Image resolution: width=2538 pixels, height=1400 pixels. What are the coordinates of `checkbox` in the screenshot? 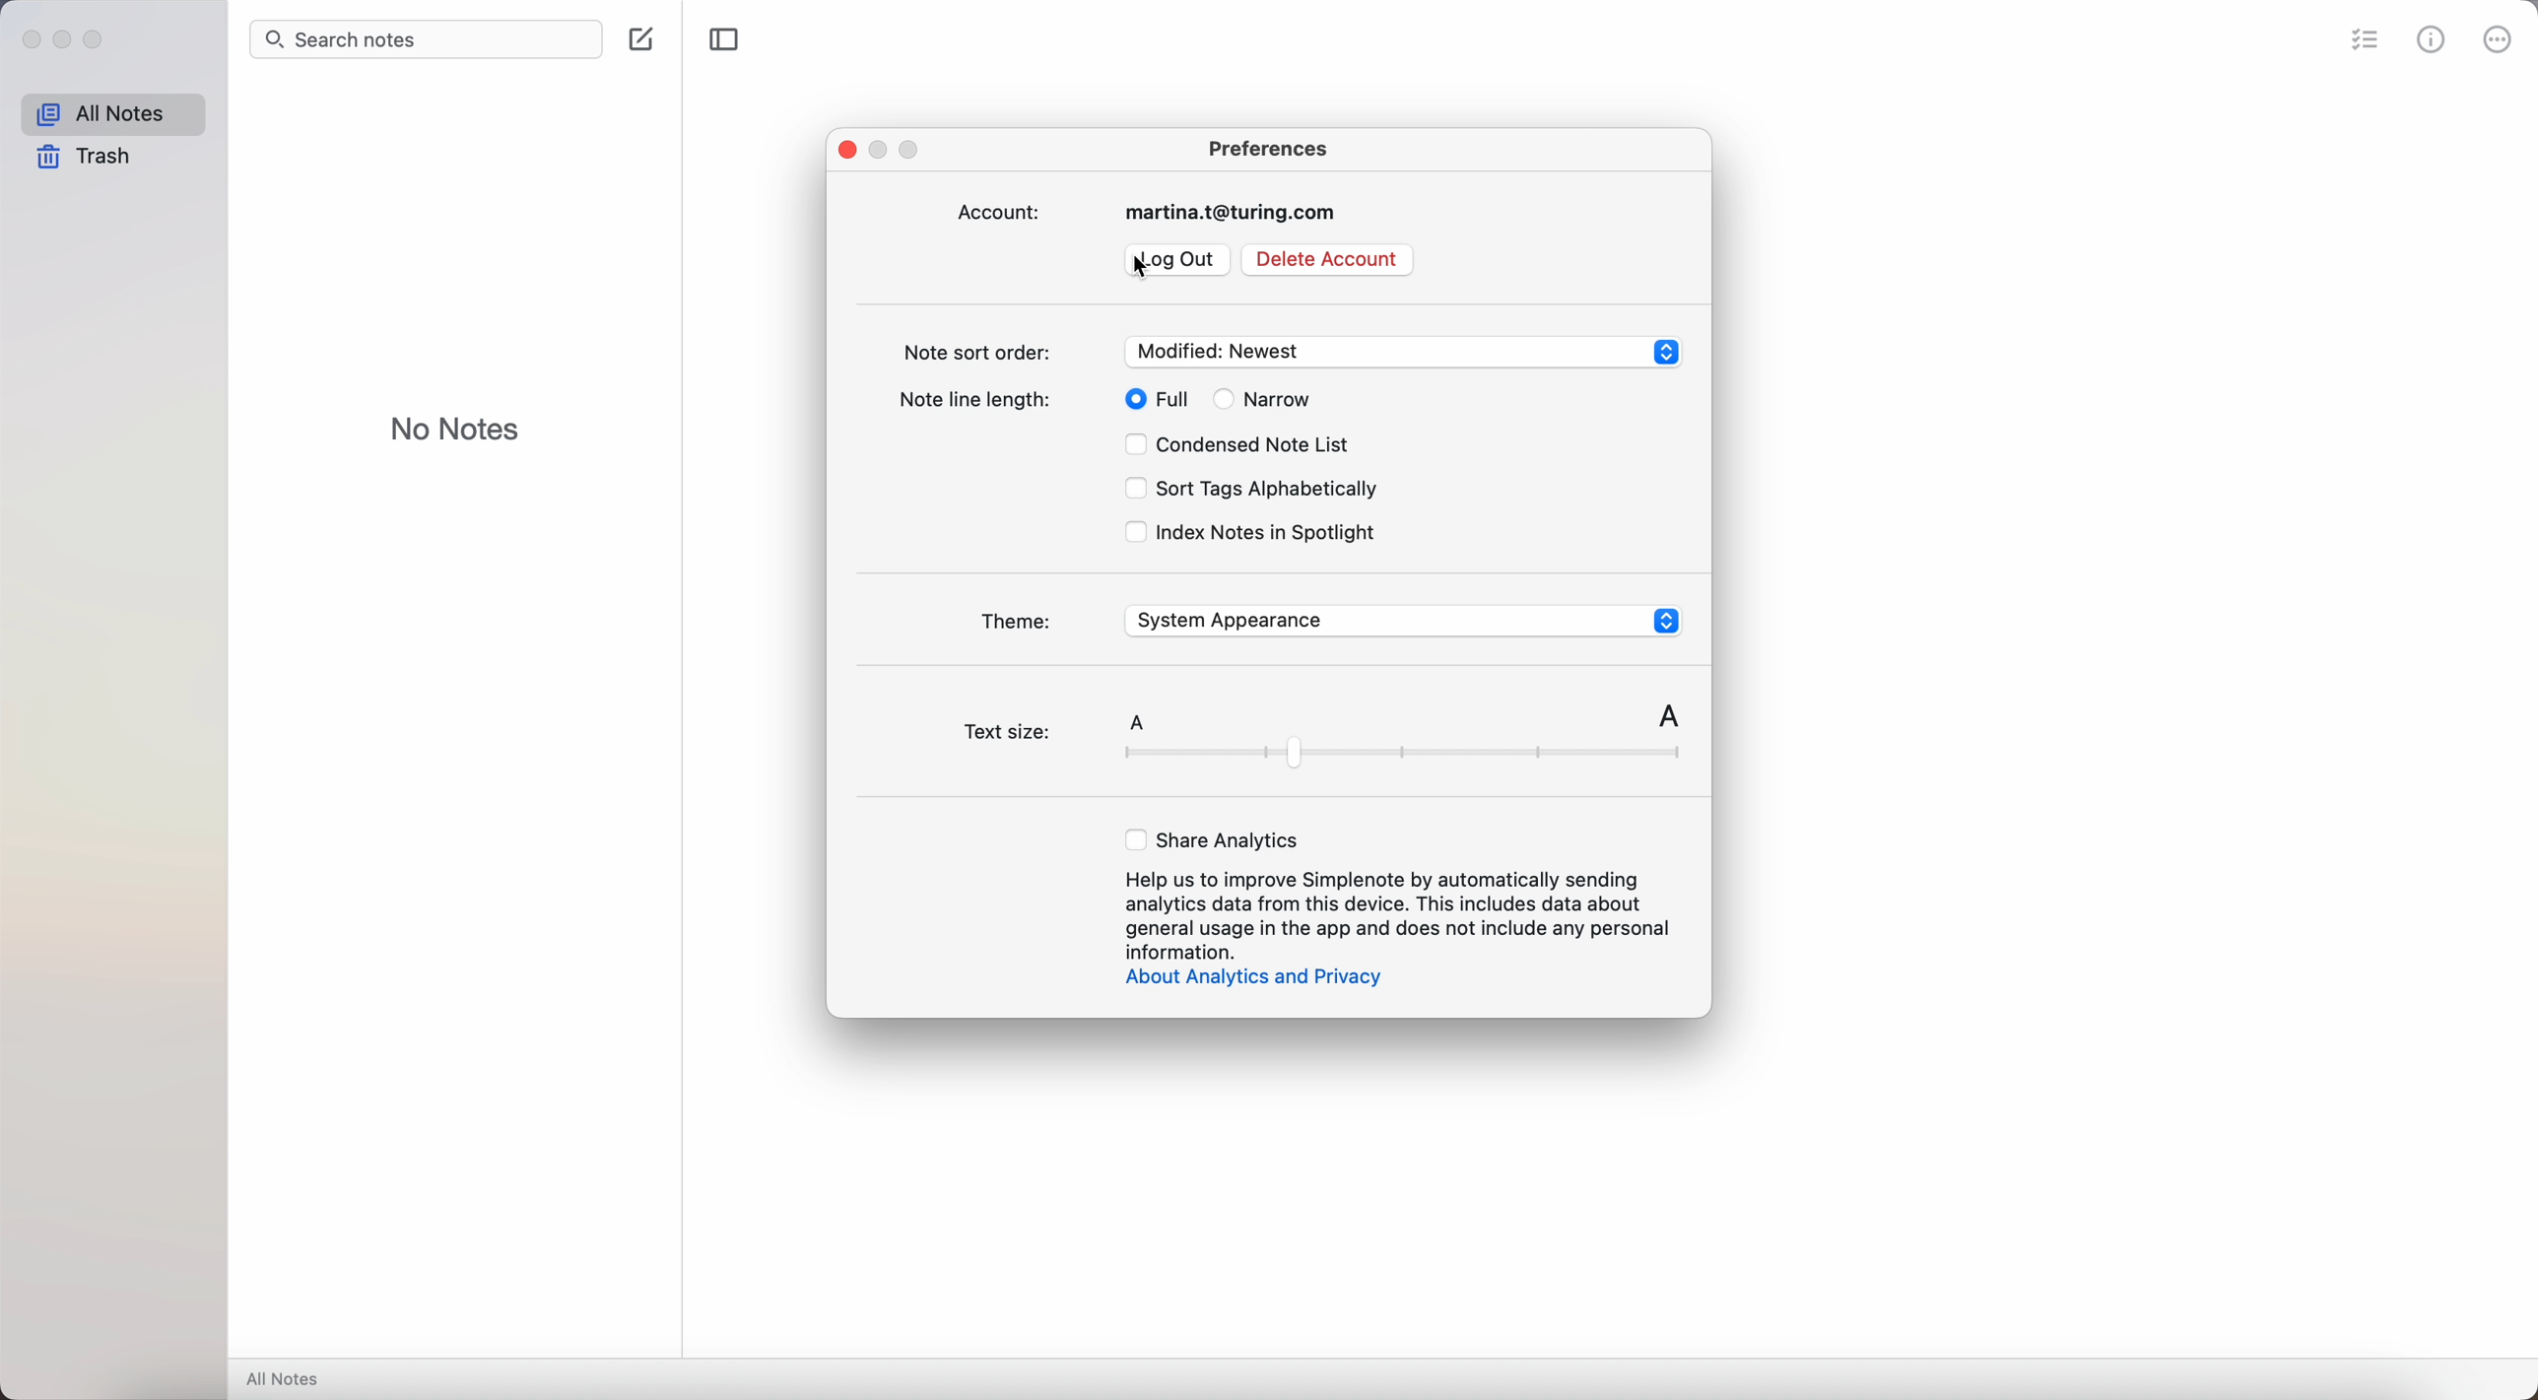 It's located at (1124, 446).